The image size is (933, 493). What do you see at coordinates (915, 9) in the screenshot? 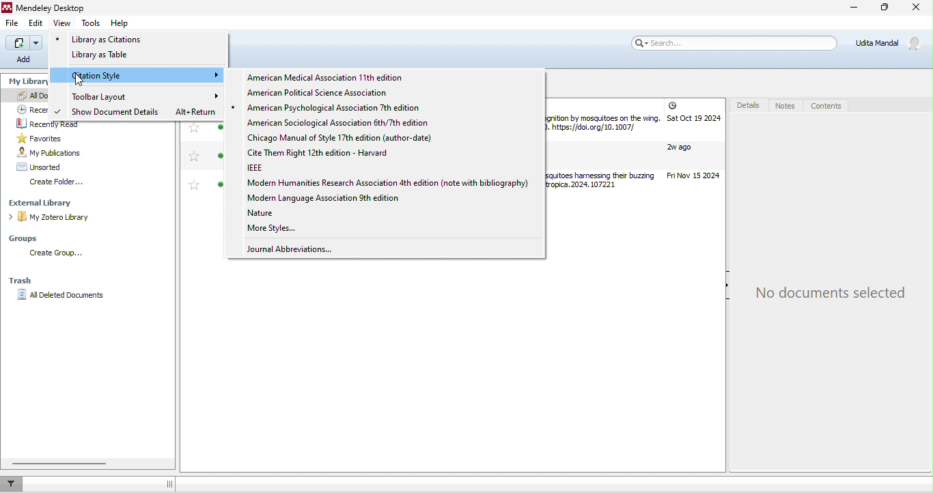
I see `close` at bounding box center [915, 9].